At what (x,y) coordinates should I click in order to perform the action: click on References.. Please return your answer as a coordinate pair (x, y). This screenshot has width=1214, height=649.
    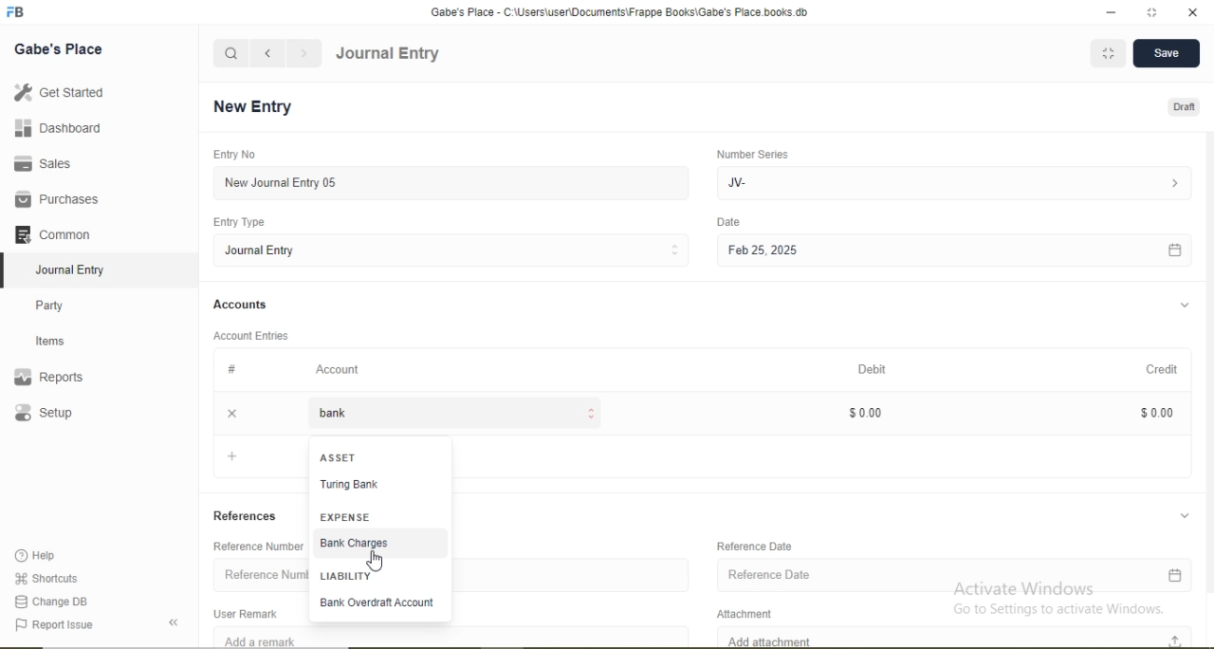
    Looking at the image, I should click on (246, 515).